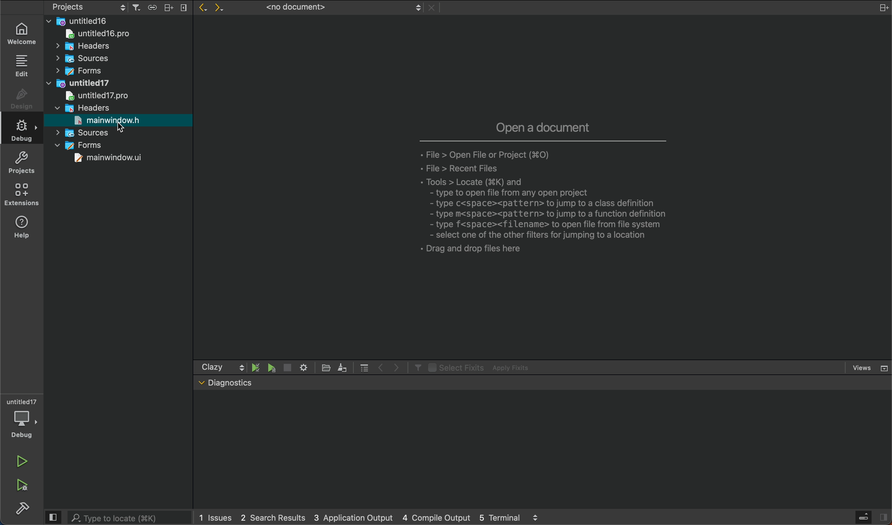  What do you see at coordinates (81, 21) in the screenshot?
I see `| untitled16` at bounding box center [81, 21].